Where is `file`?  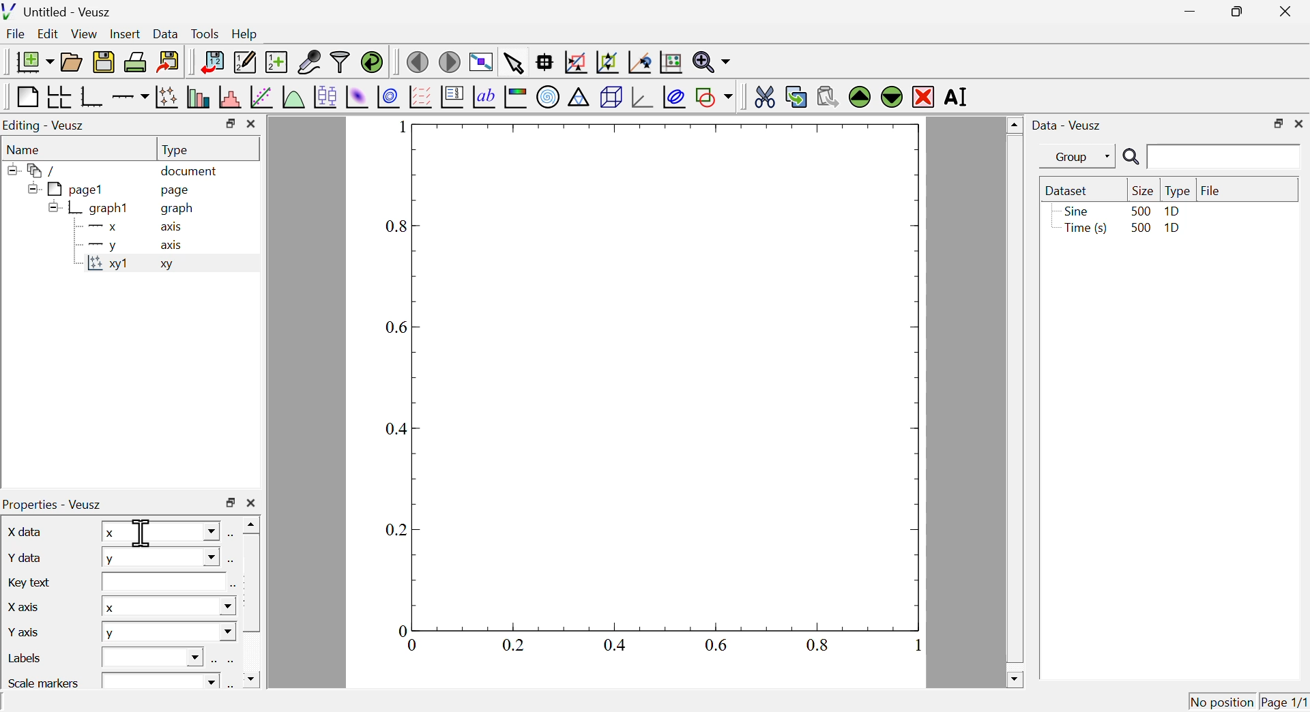 file is located at coordinates (1211, 189).